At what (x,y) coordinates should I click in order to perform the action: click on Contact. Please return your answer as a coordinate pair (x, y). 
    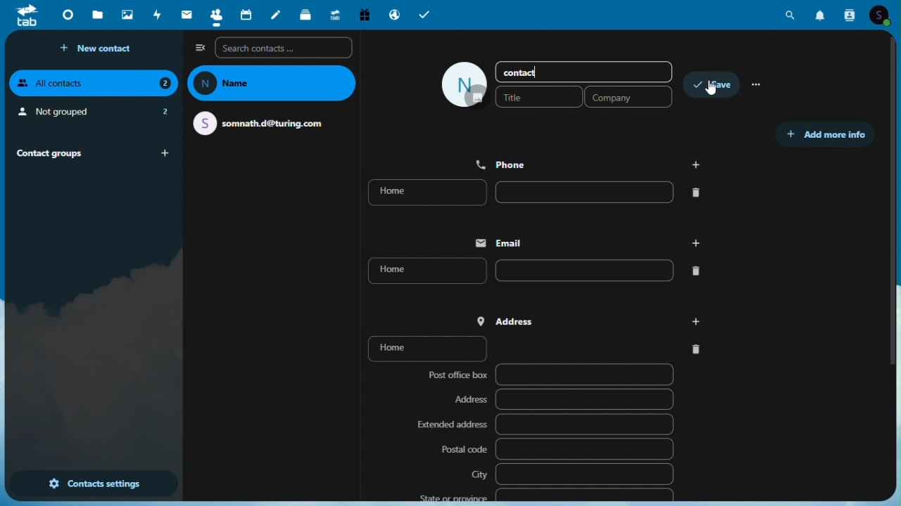
    Looking at the image, I should click on (533, 71).